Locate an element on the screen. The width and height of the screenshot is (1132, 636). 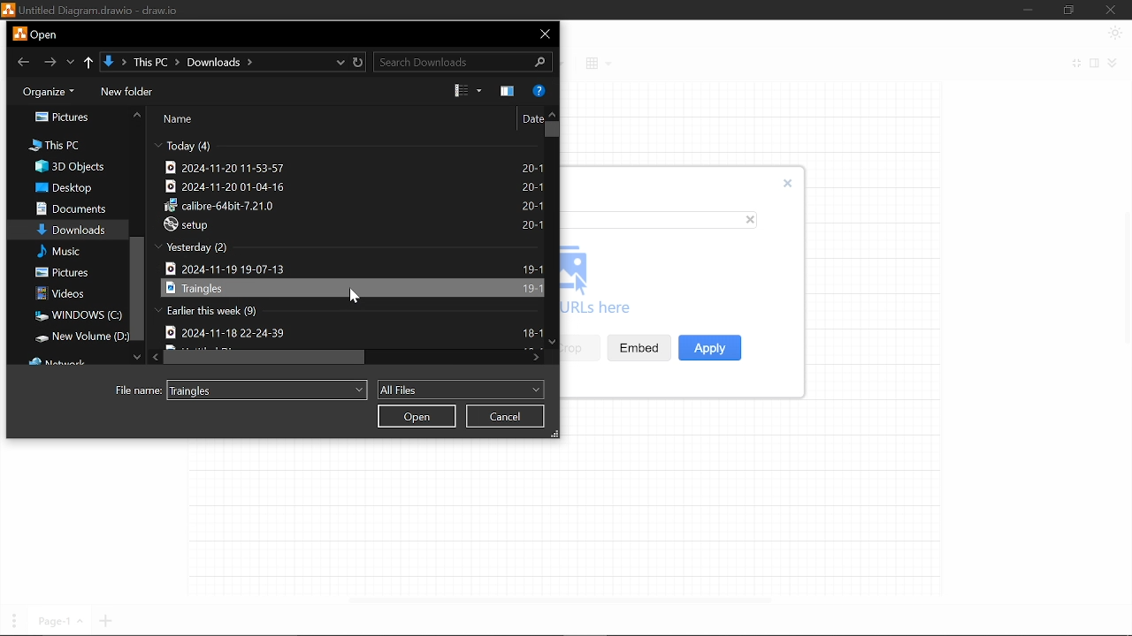
Go back is located at coordinates (20, 62).